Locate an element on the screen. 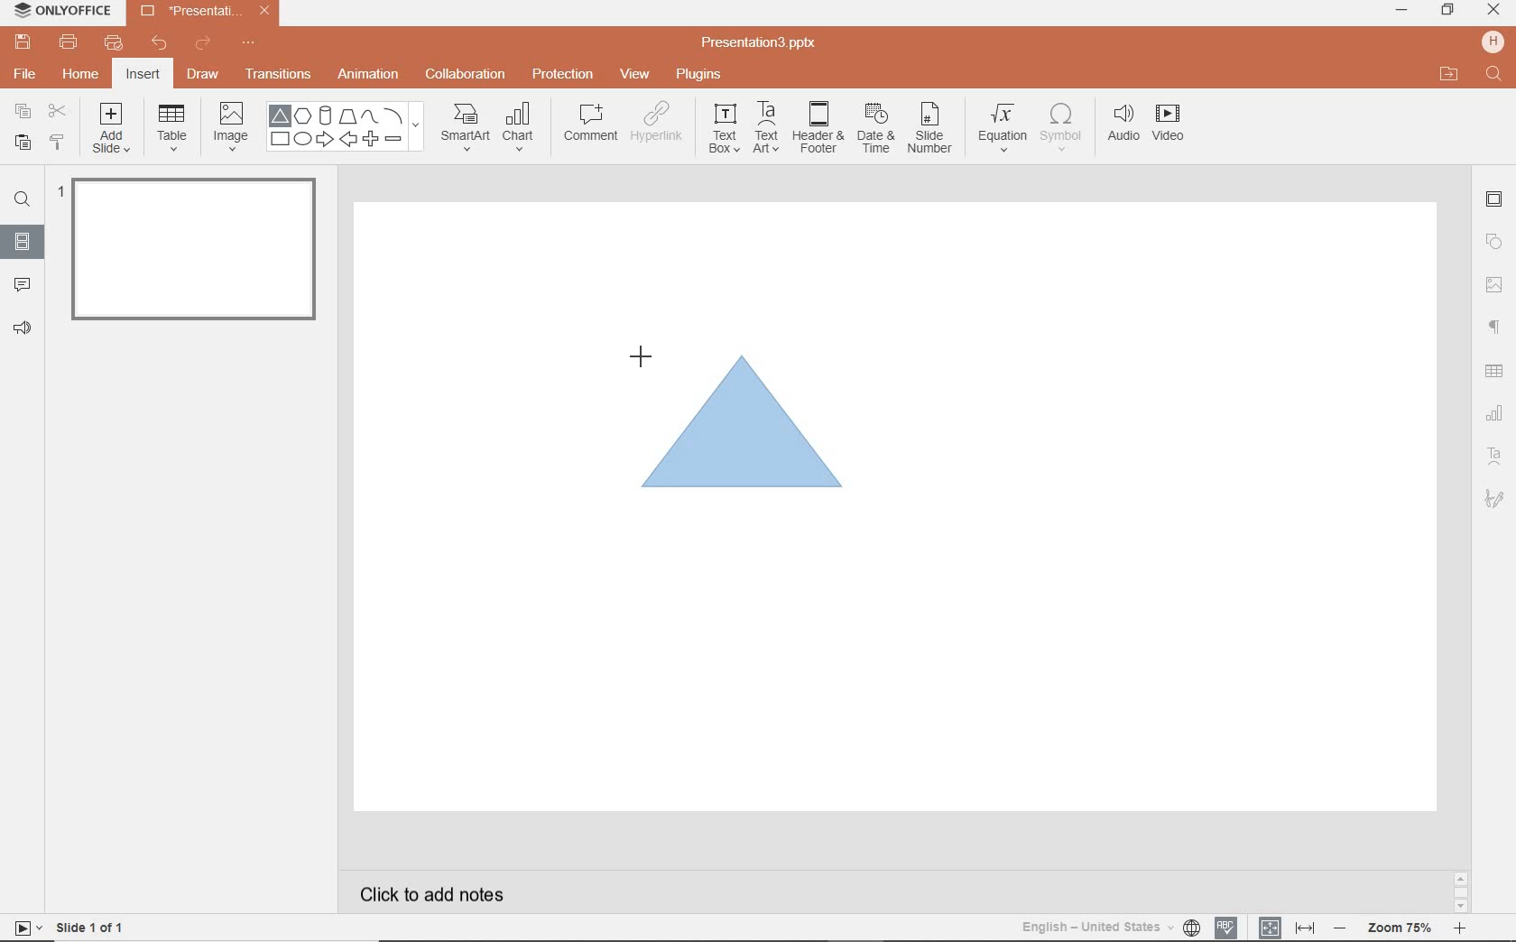 This screenshot has width=1516, height=942. HP is located at coordinates (1494, 42).